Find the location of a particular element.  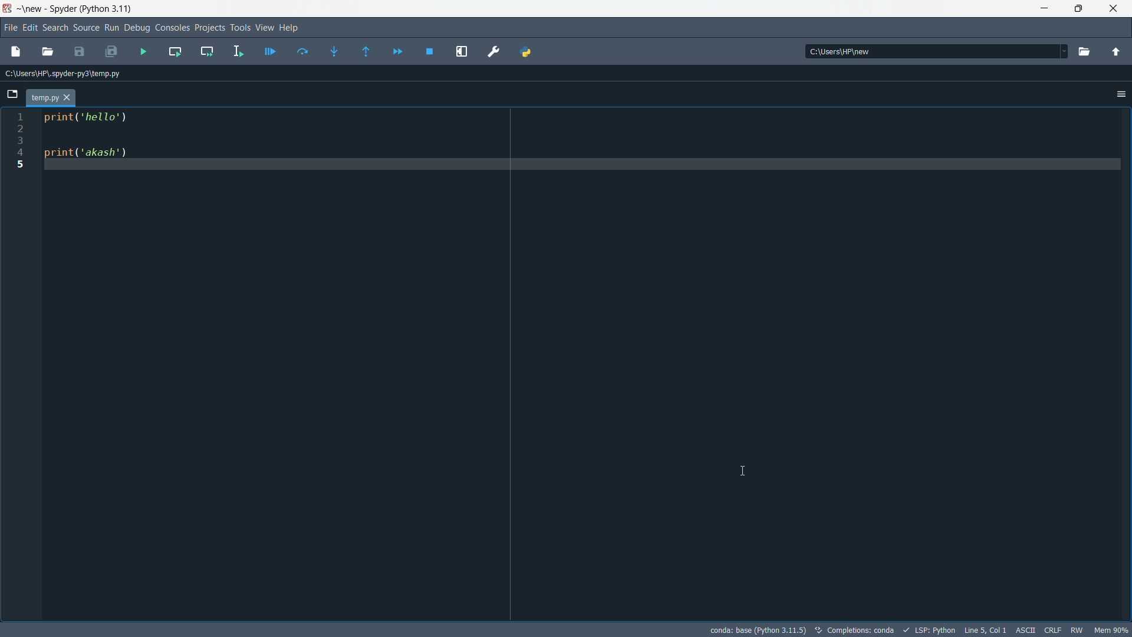

code editor is located at coordinates (86, 137).